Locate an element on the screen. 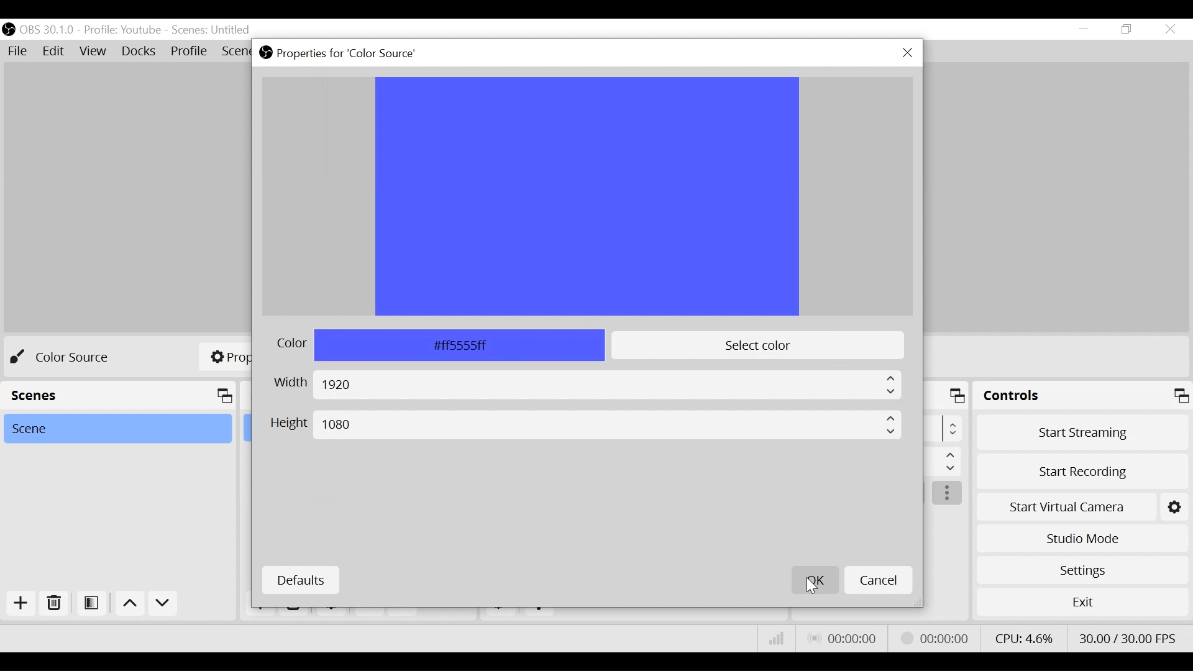  Select Color is located at coordinates (757, 346).